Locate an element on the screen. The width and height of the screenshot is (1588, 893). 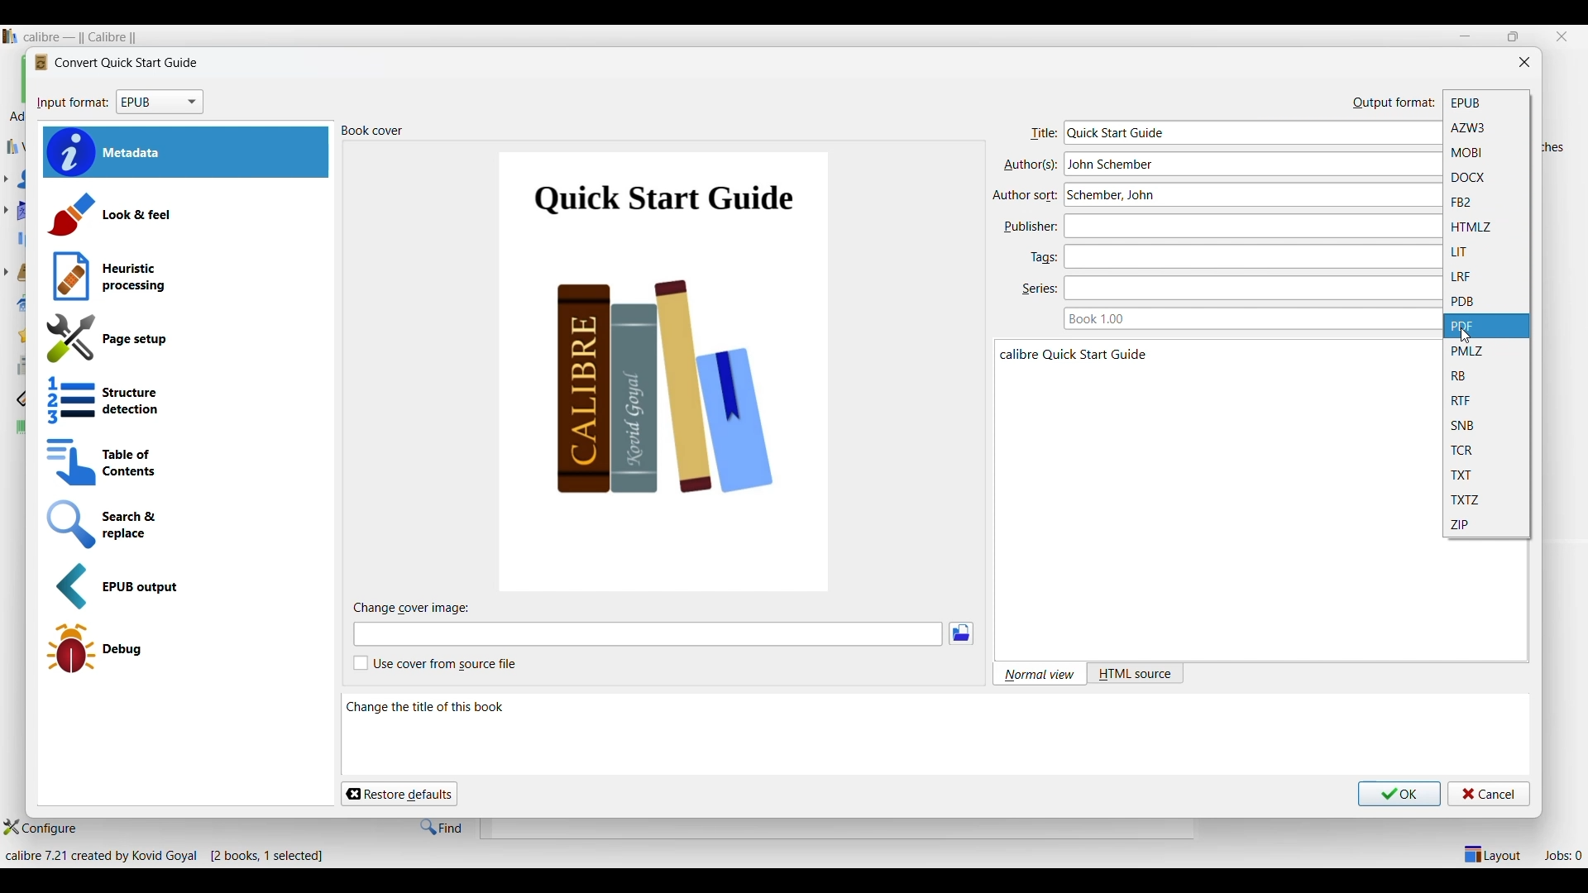
TXTZ is located at coordinates (1486, 500).